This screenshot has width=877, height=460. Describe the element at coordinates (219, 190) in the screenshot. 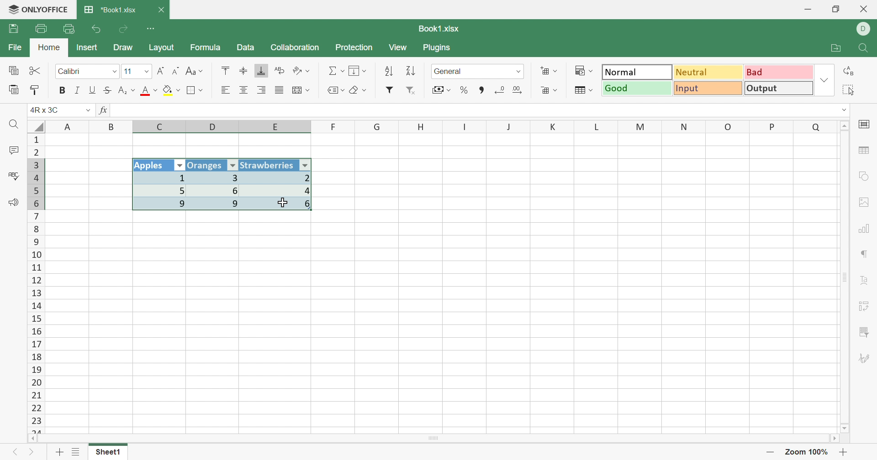

I see `6` at that location.